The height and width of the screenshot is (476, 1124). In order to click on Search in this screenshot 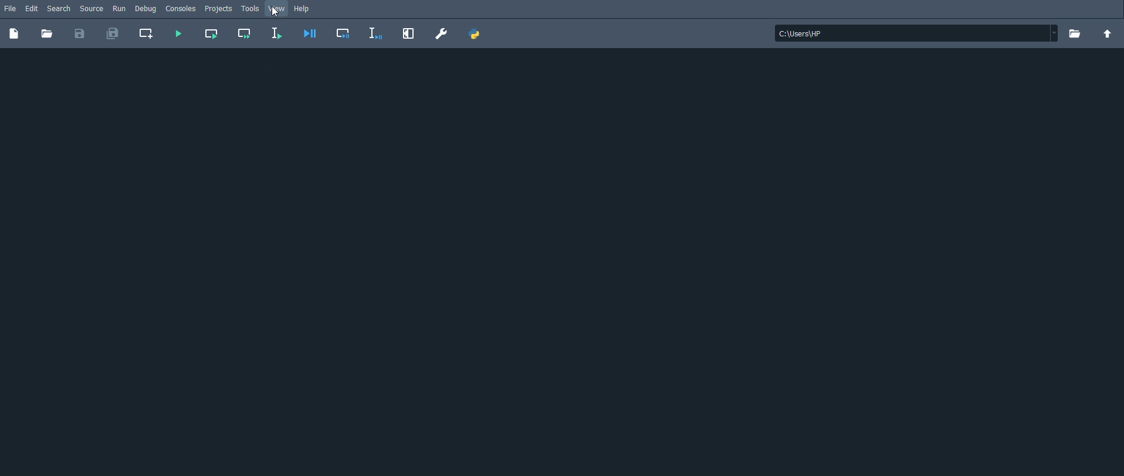, I will do `click(62, 9)`.